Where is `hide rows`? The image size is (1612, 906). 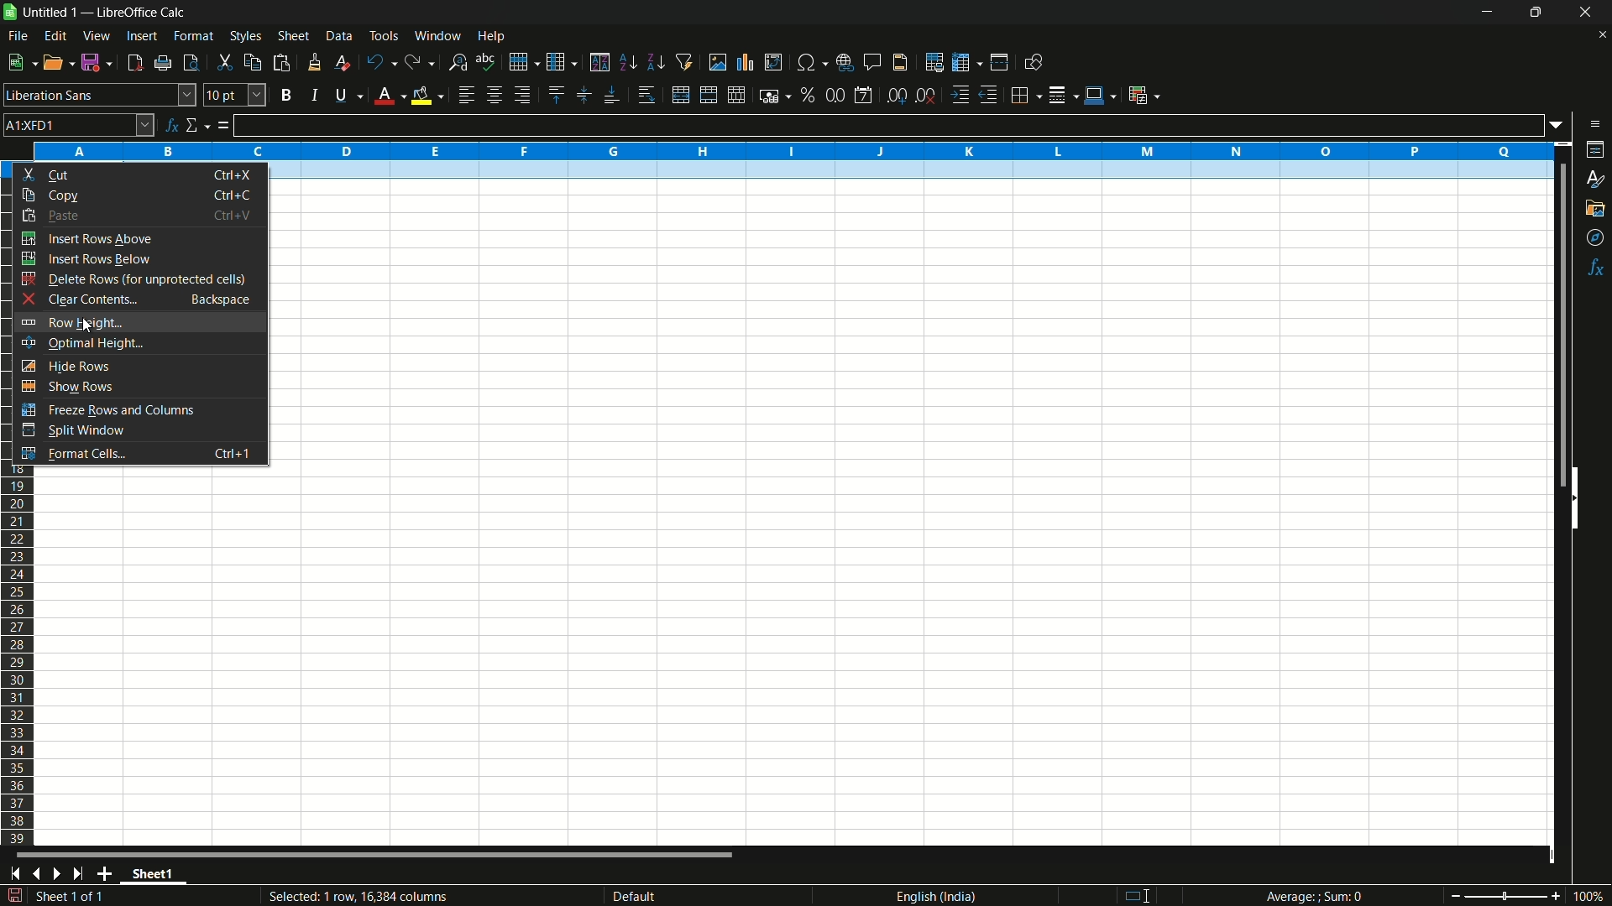
hide rows is located at coordinates (137, 365).